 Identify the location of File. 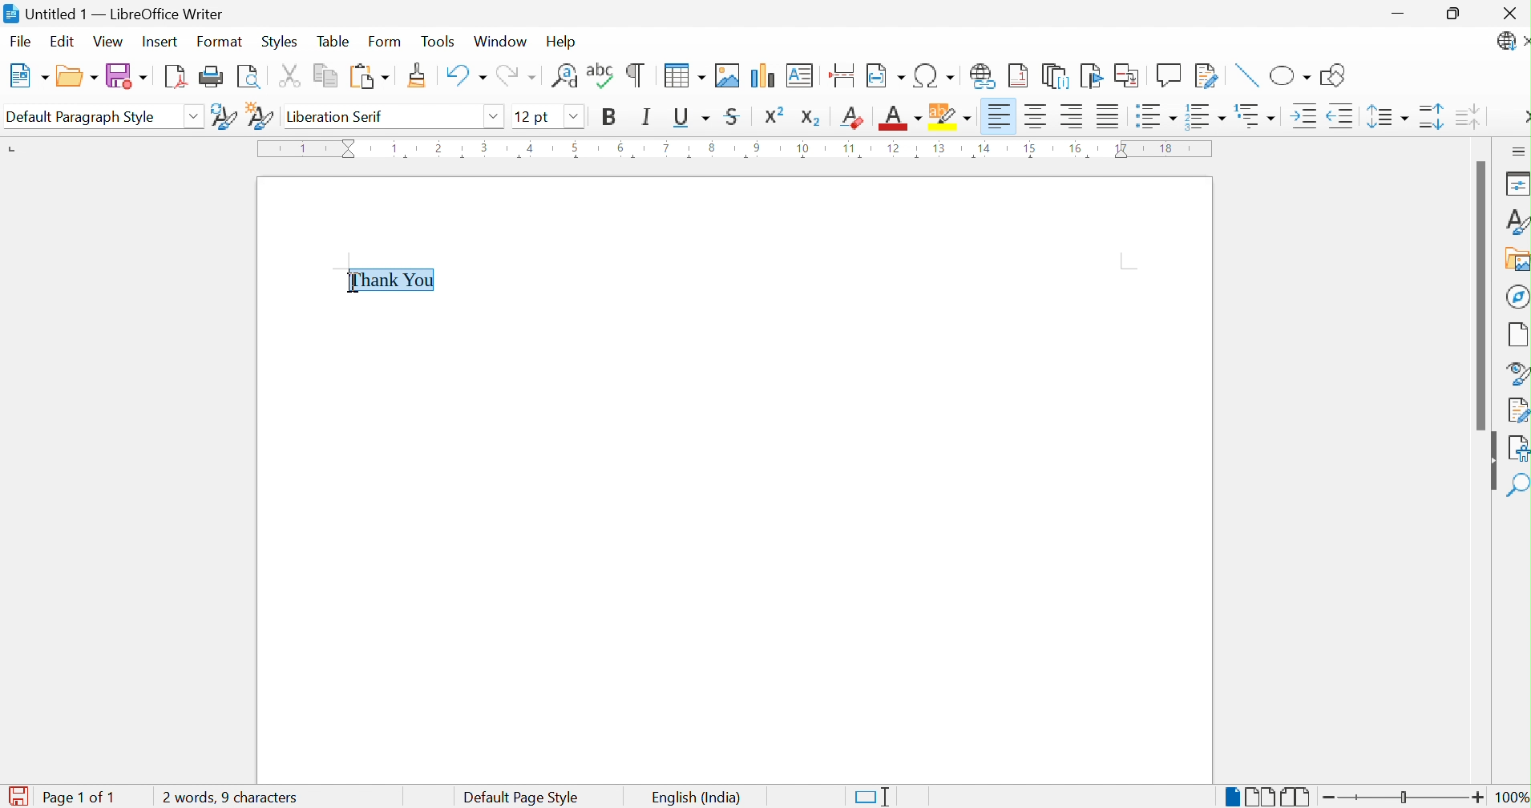
(22, 41).